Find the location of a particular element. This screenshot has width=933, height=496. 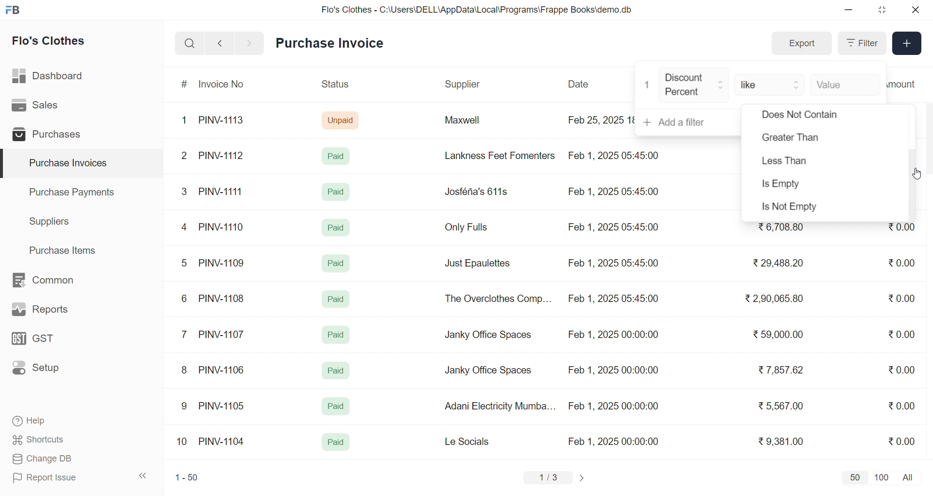

PINV-1108 is located at coordinates (222, 299).